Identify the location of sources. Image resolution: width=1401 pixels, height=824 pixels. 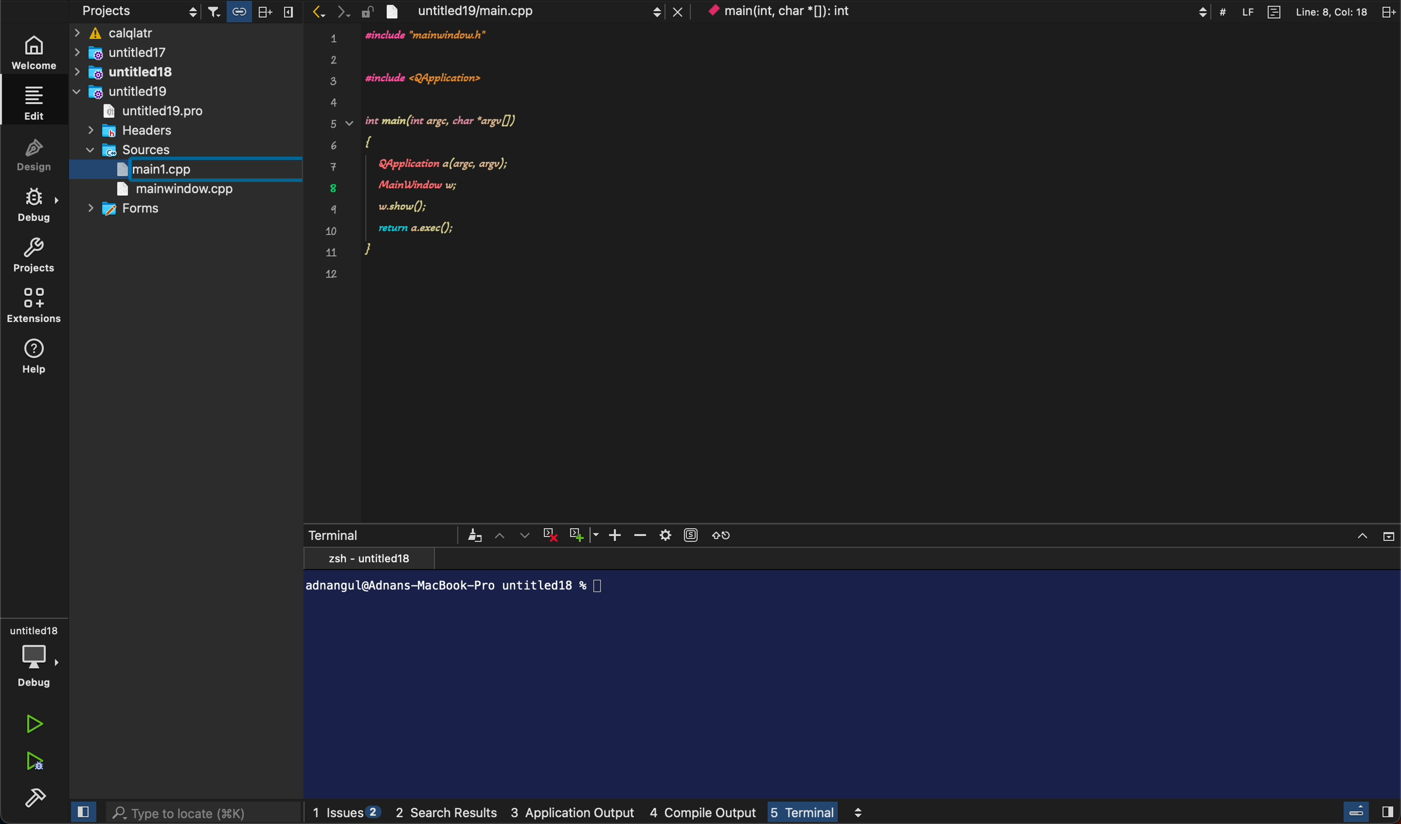
(148, 151).